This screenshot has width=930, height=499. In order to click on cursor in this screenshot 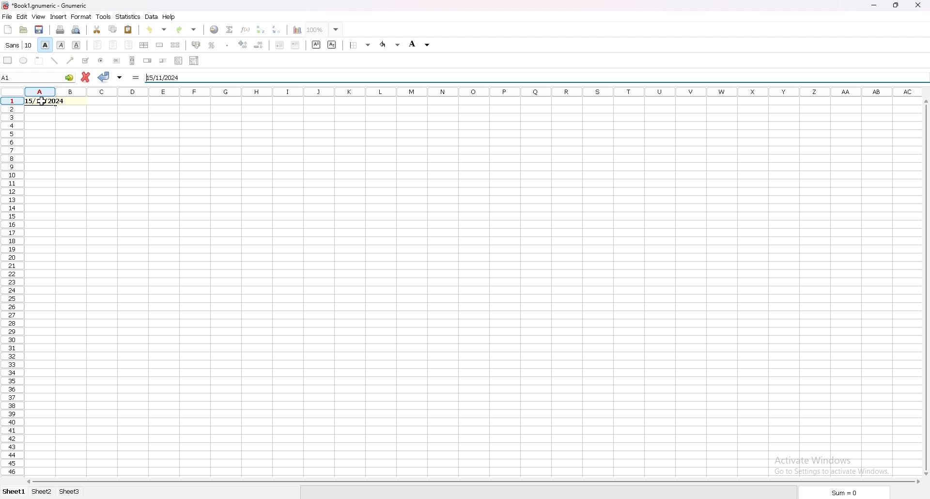, I will do `click(39, 103)`.